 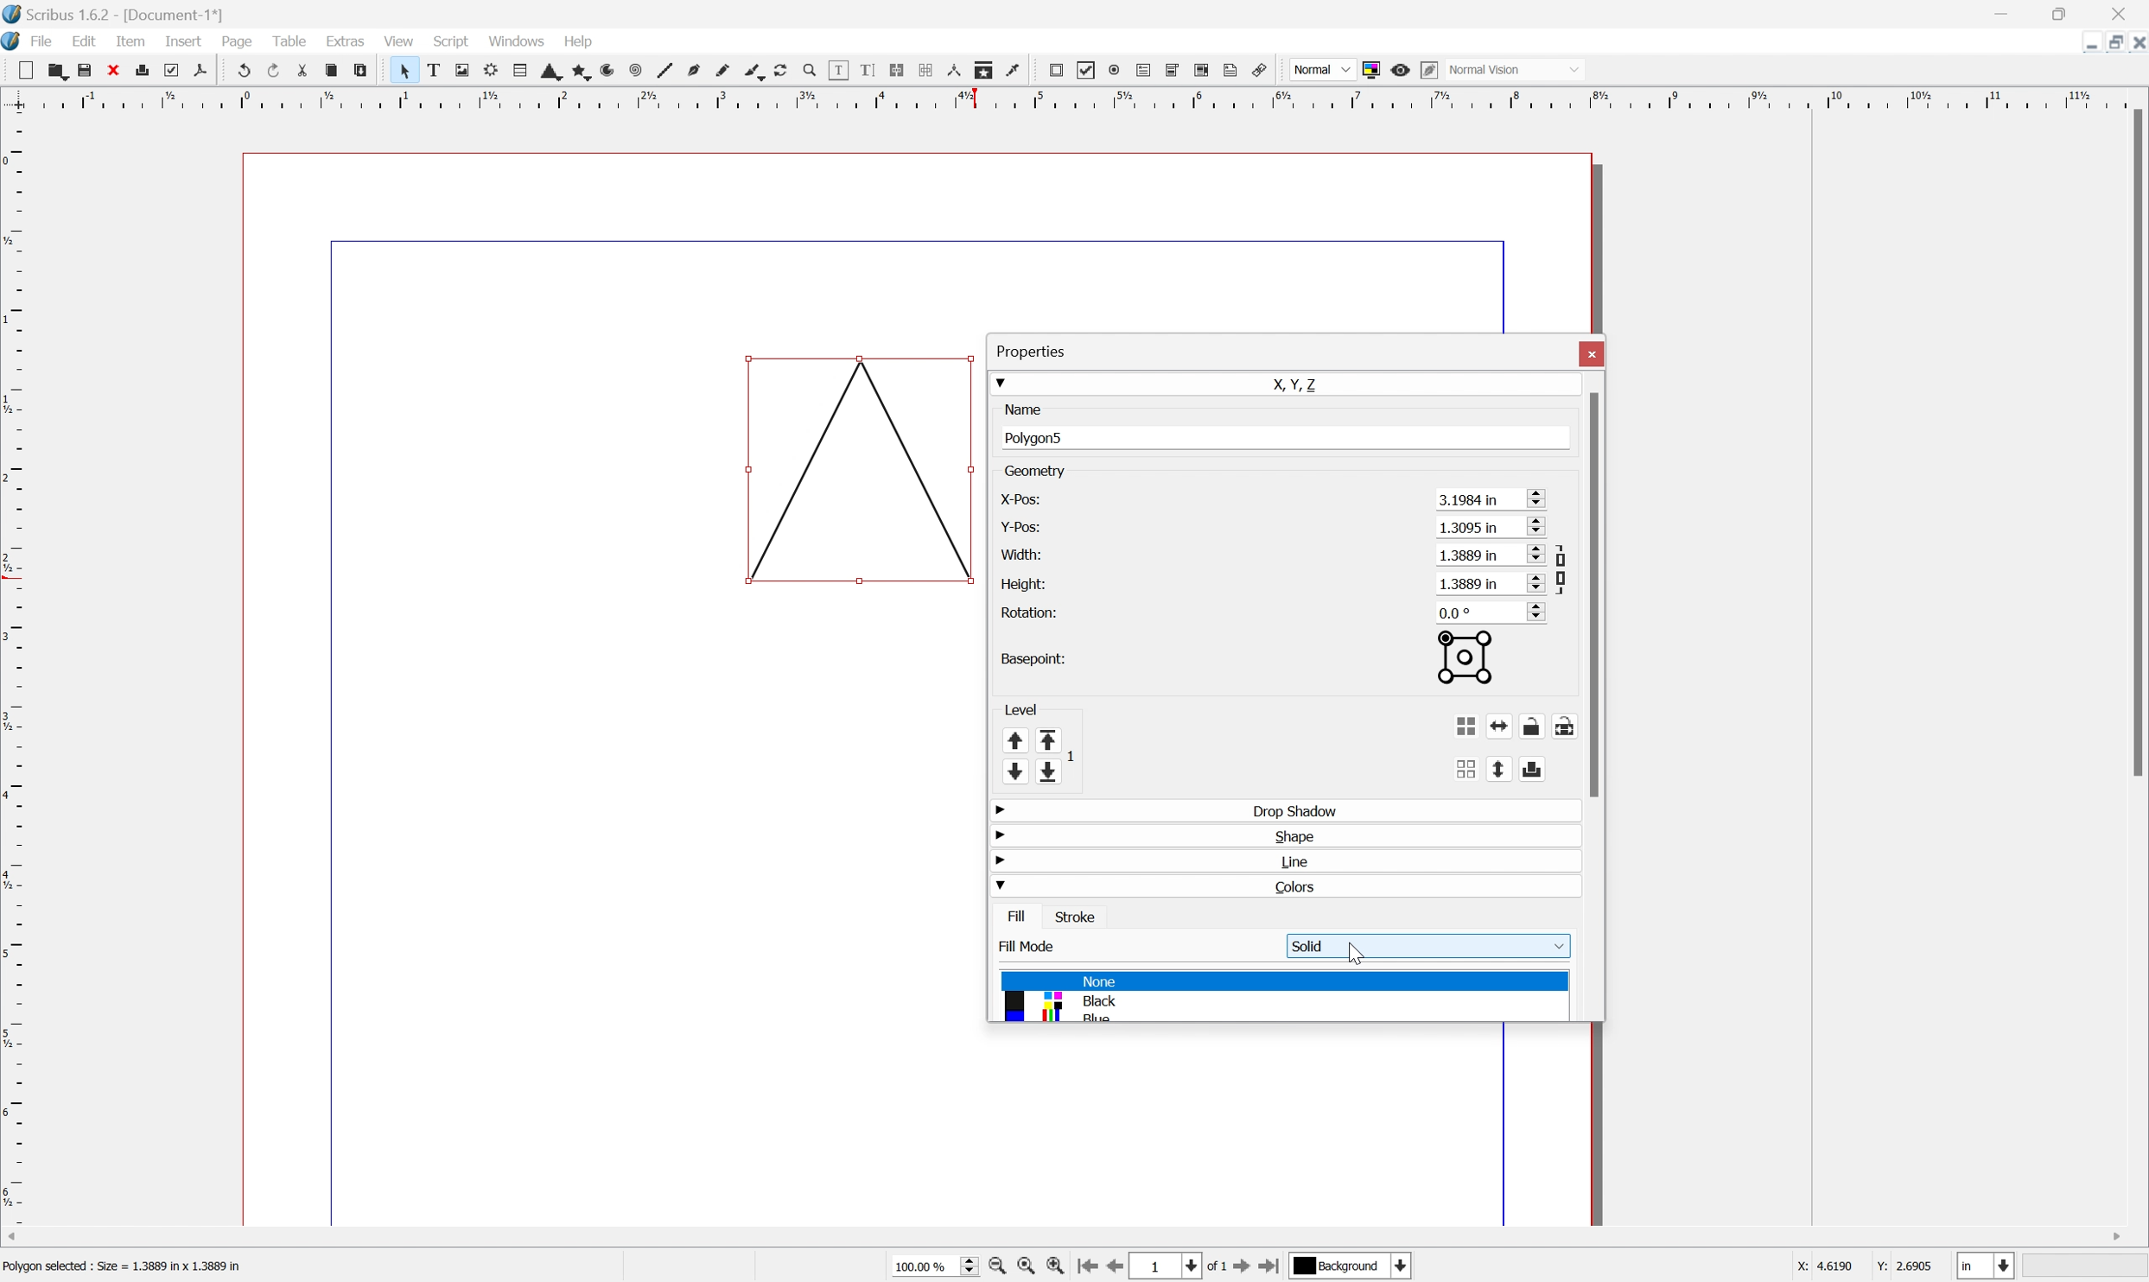 What do you see at coordinates (954, 72) in the screenshot?
I see `Measurements` at bounding box center [954, 72].